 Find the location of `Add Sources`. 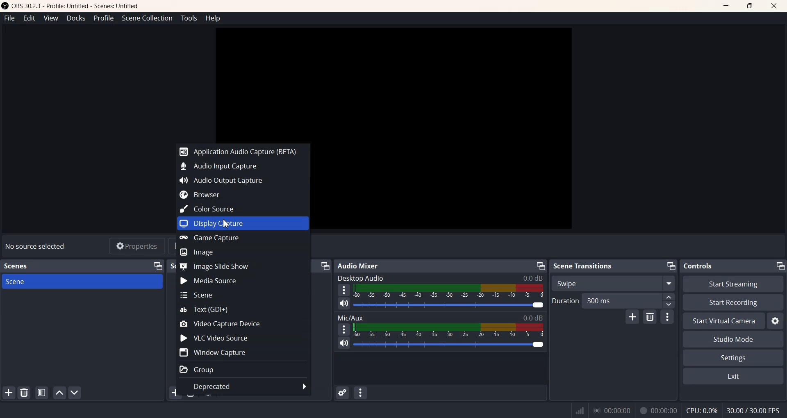

Add Sources is located at coordinates (175, 393).